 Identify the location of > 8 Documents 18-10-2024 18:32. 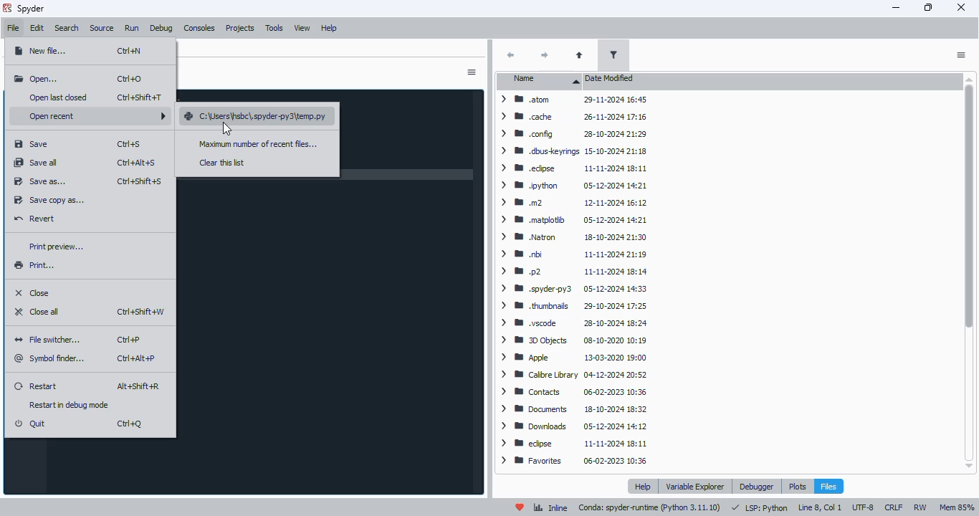
(571, 409).